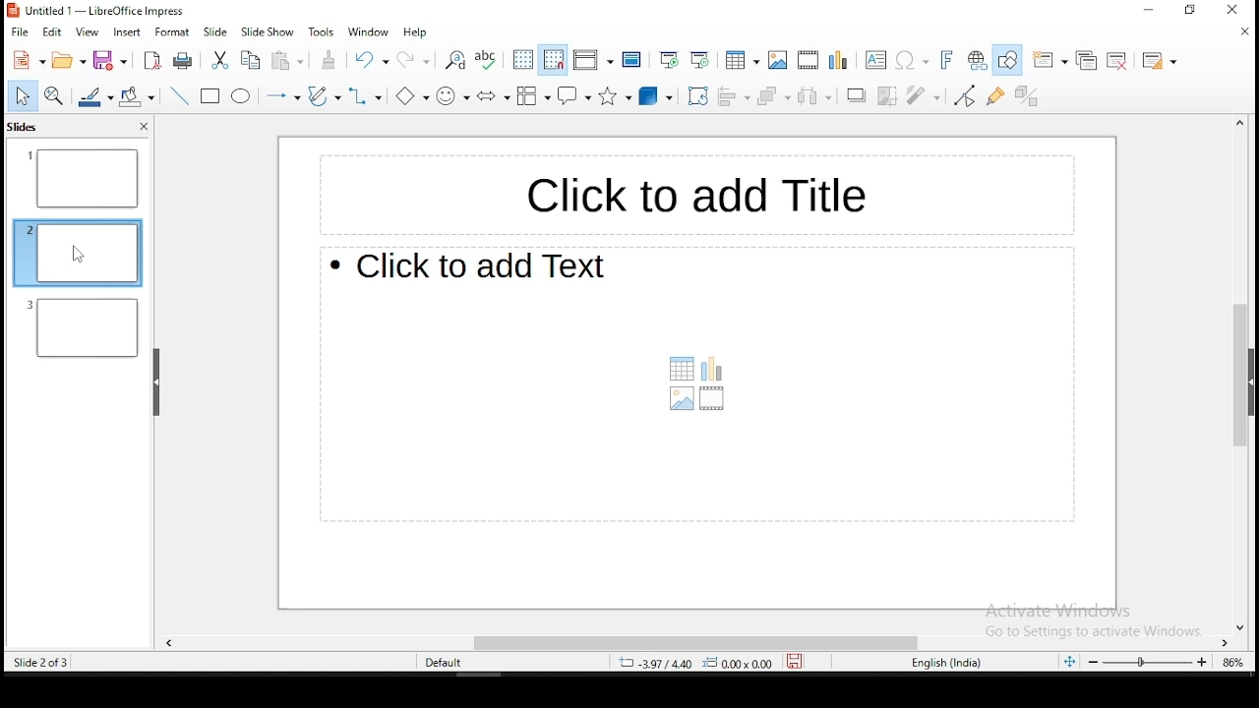  Describe the element at coordinates (948, 59) in the screenshot. I see `insert fontwork text` at that location.